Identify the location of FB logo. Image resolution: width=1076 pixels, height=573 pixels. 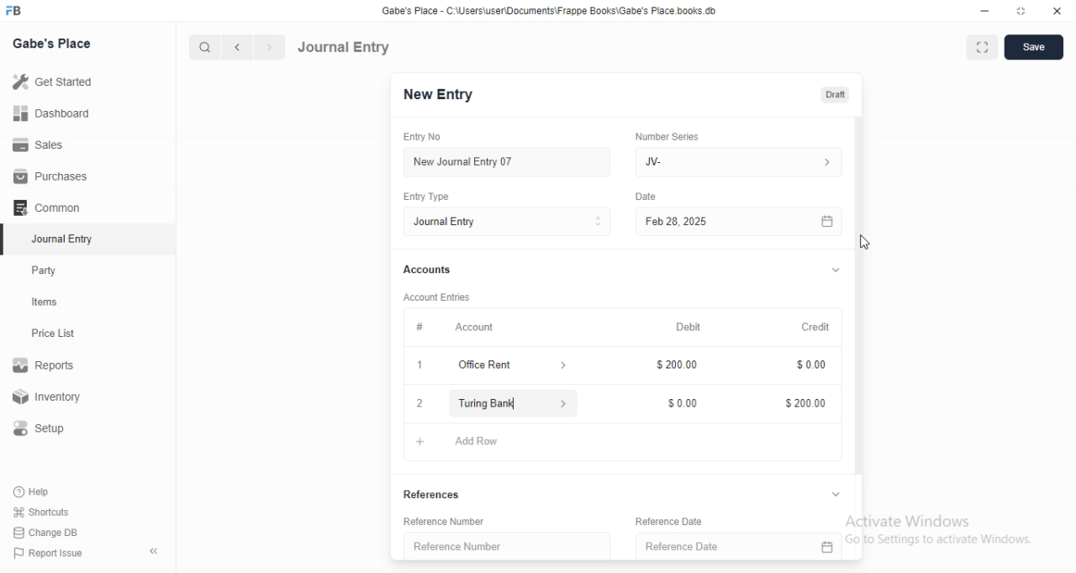
(15, 11).